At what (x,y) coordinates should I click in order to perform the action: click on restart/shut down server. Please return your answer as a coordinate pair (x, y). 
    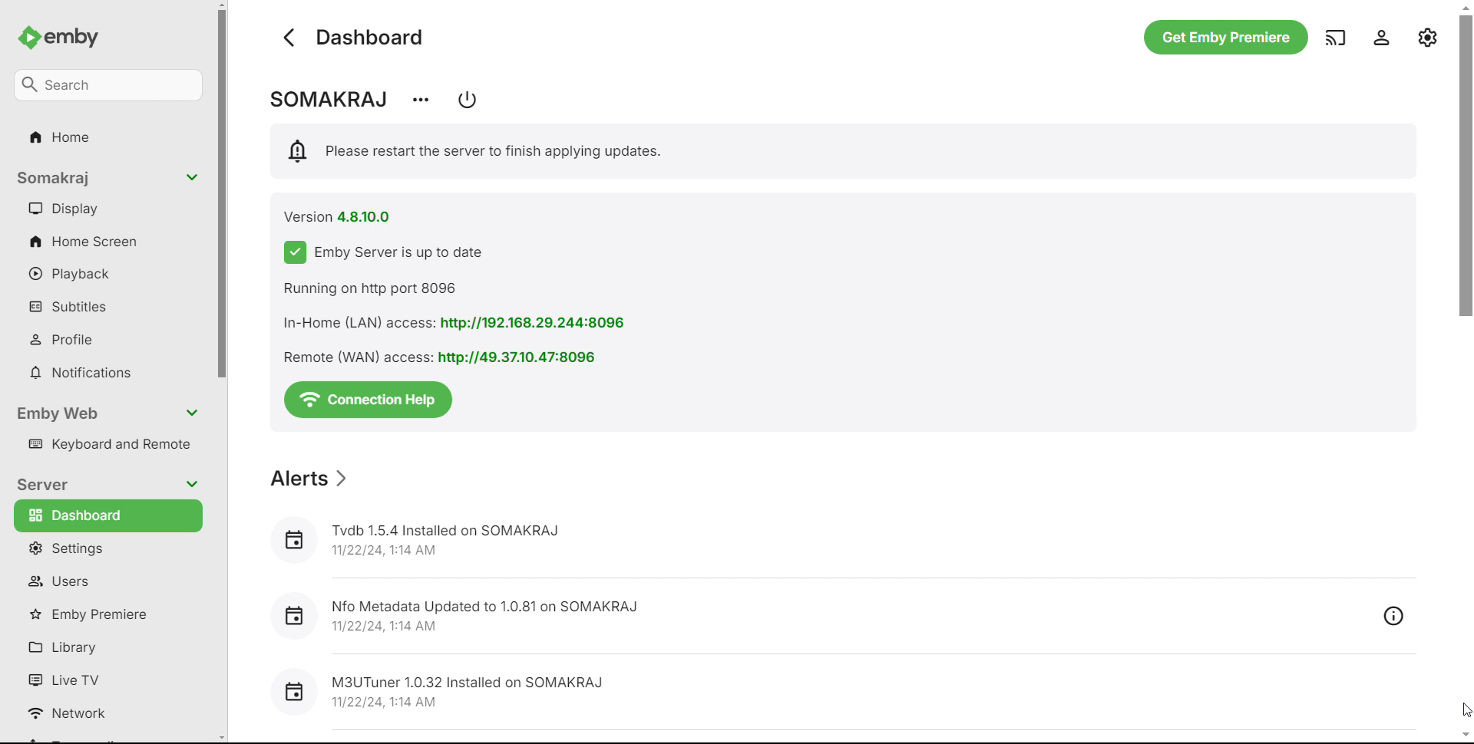
    Looking at the image, I should click on (468, 100).